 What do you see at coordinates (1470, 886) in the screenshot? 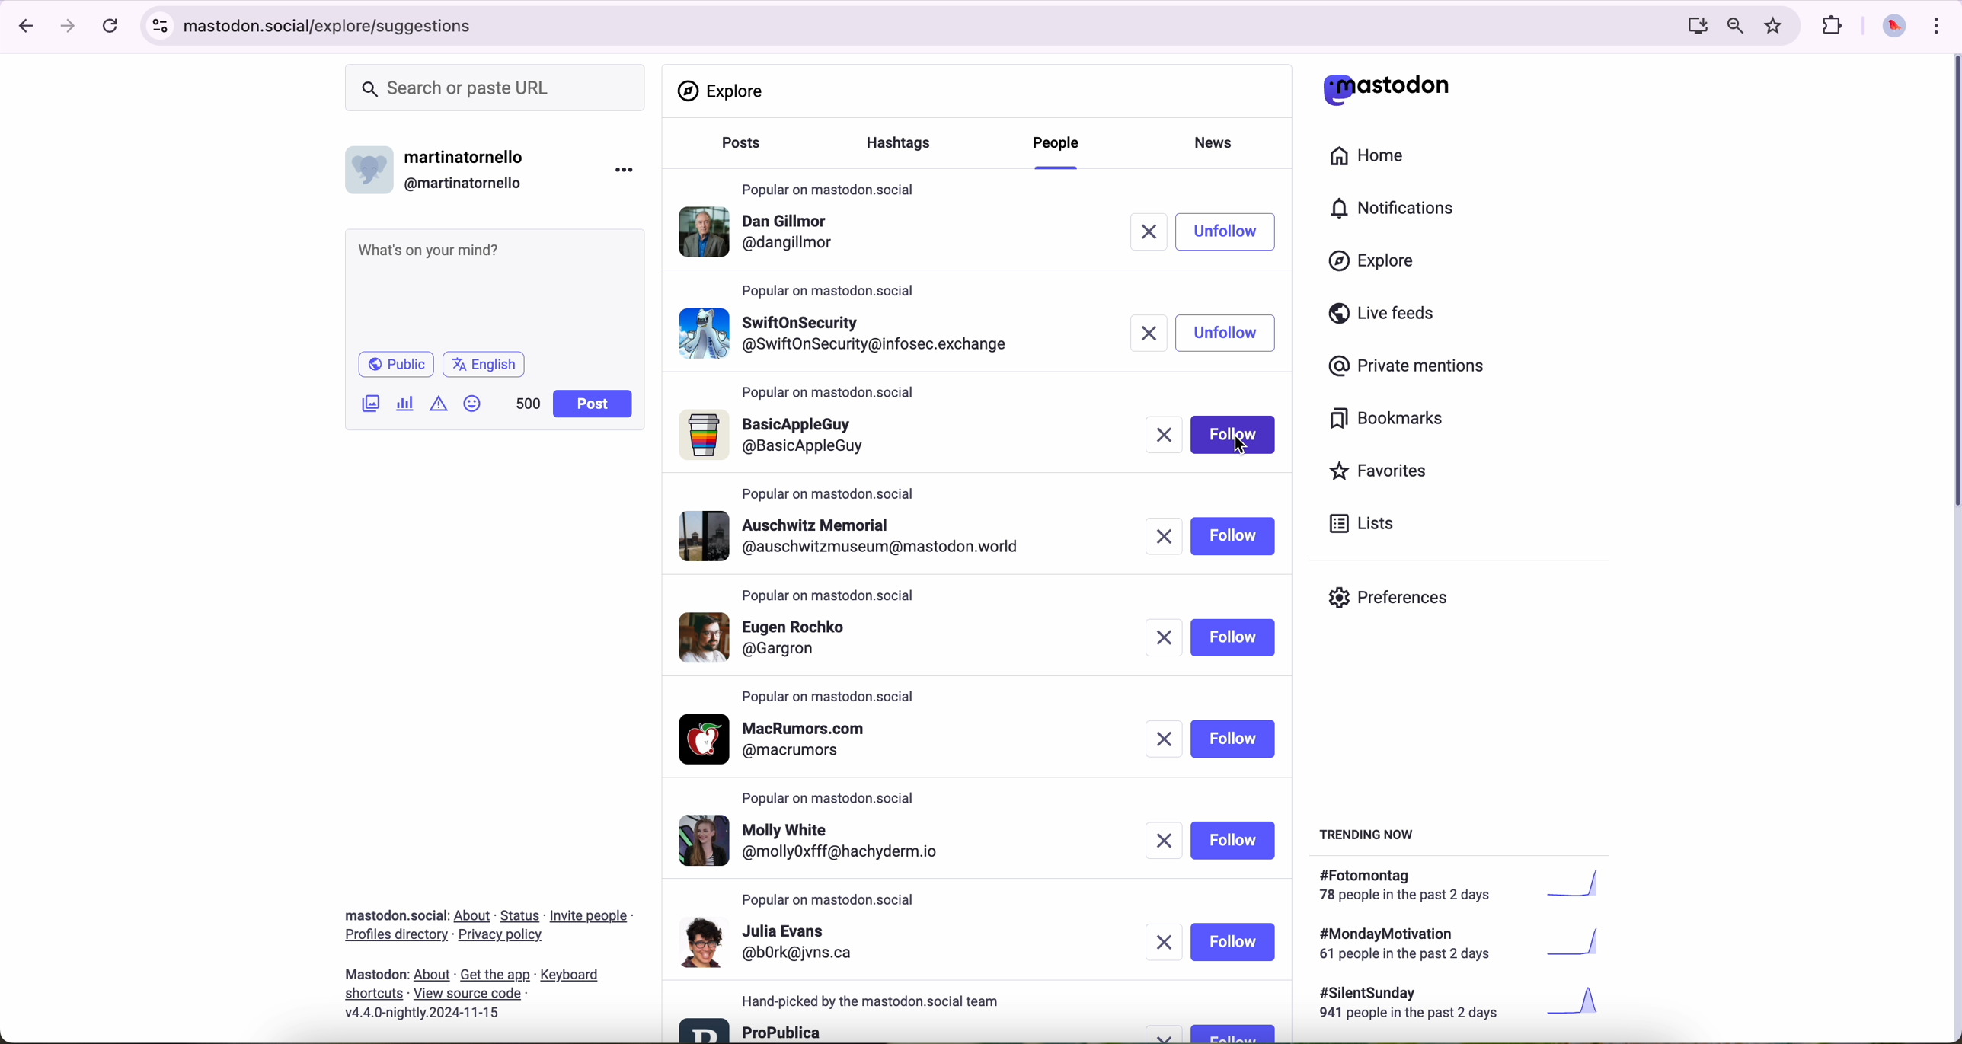
I see `#fotomontag` at bounding box center [1470, 886].